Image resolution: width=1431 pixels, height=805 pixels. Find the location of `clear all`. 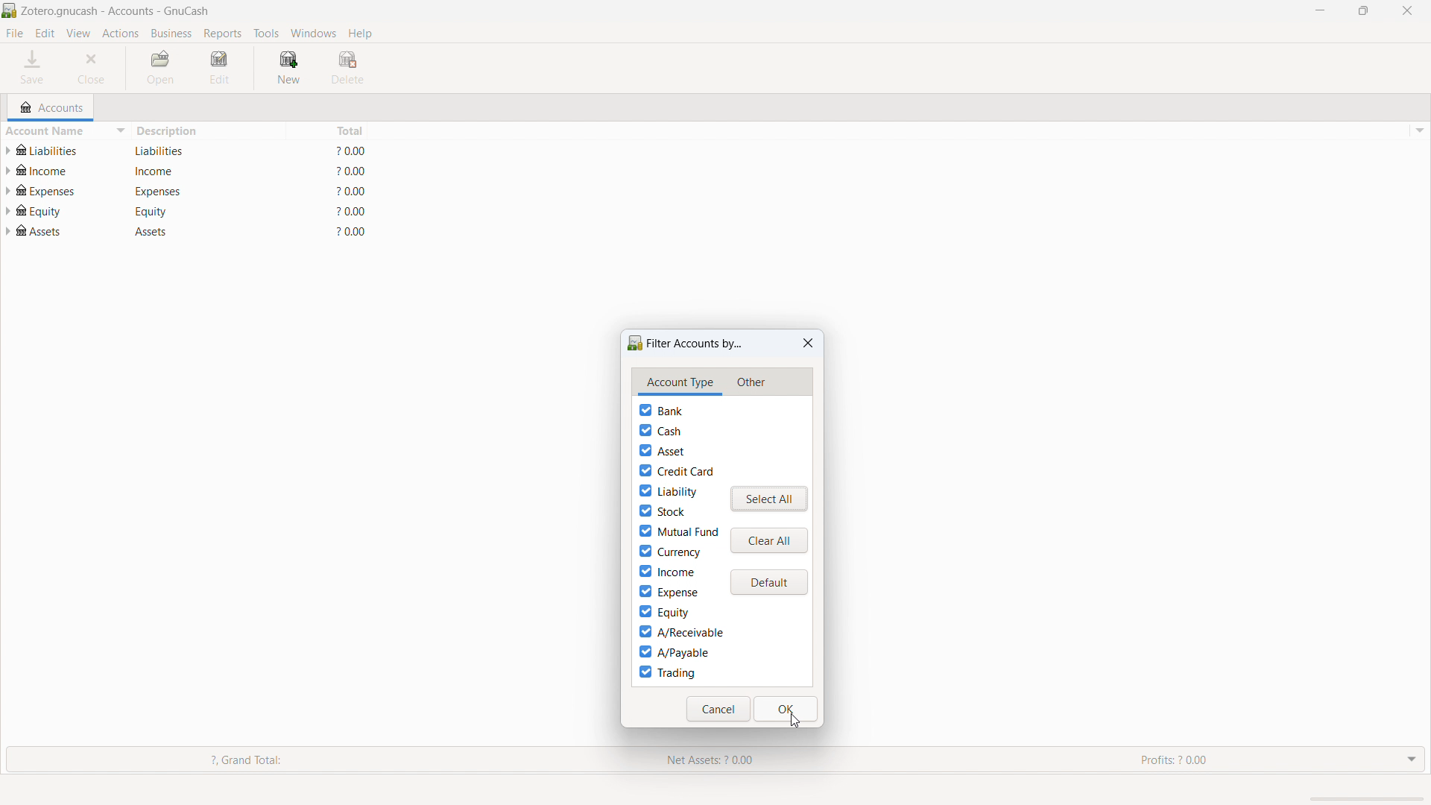

clear all is located at coordinates (769, 540).